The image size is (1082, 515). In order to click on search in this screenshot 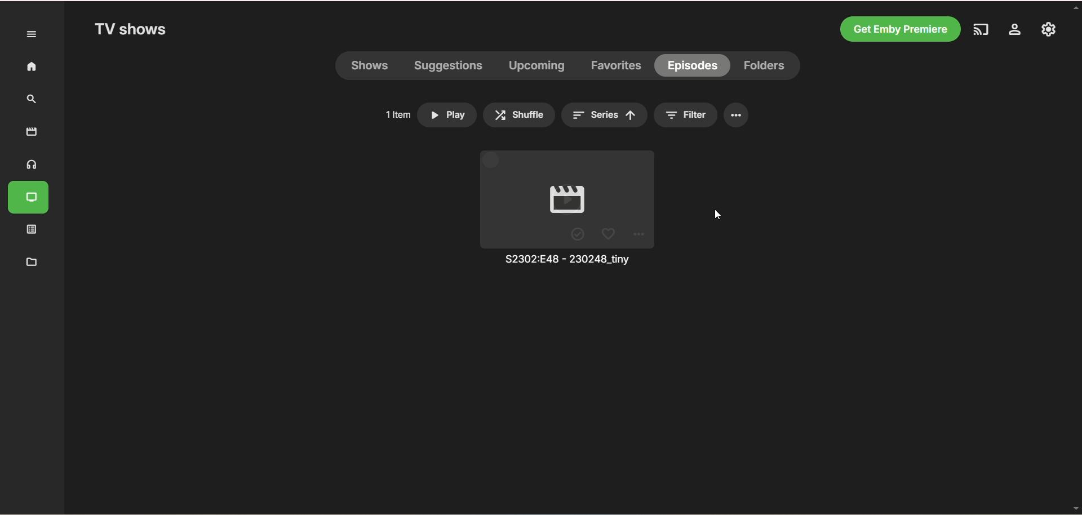, I will do `click(32, 99)`.